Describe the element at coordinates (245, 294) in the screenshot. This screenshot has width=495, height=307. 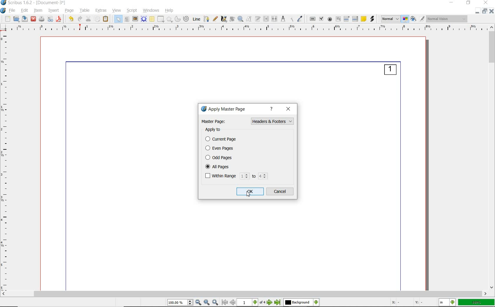
I see `scrollbar` at that location.